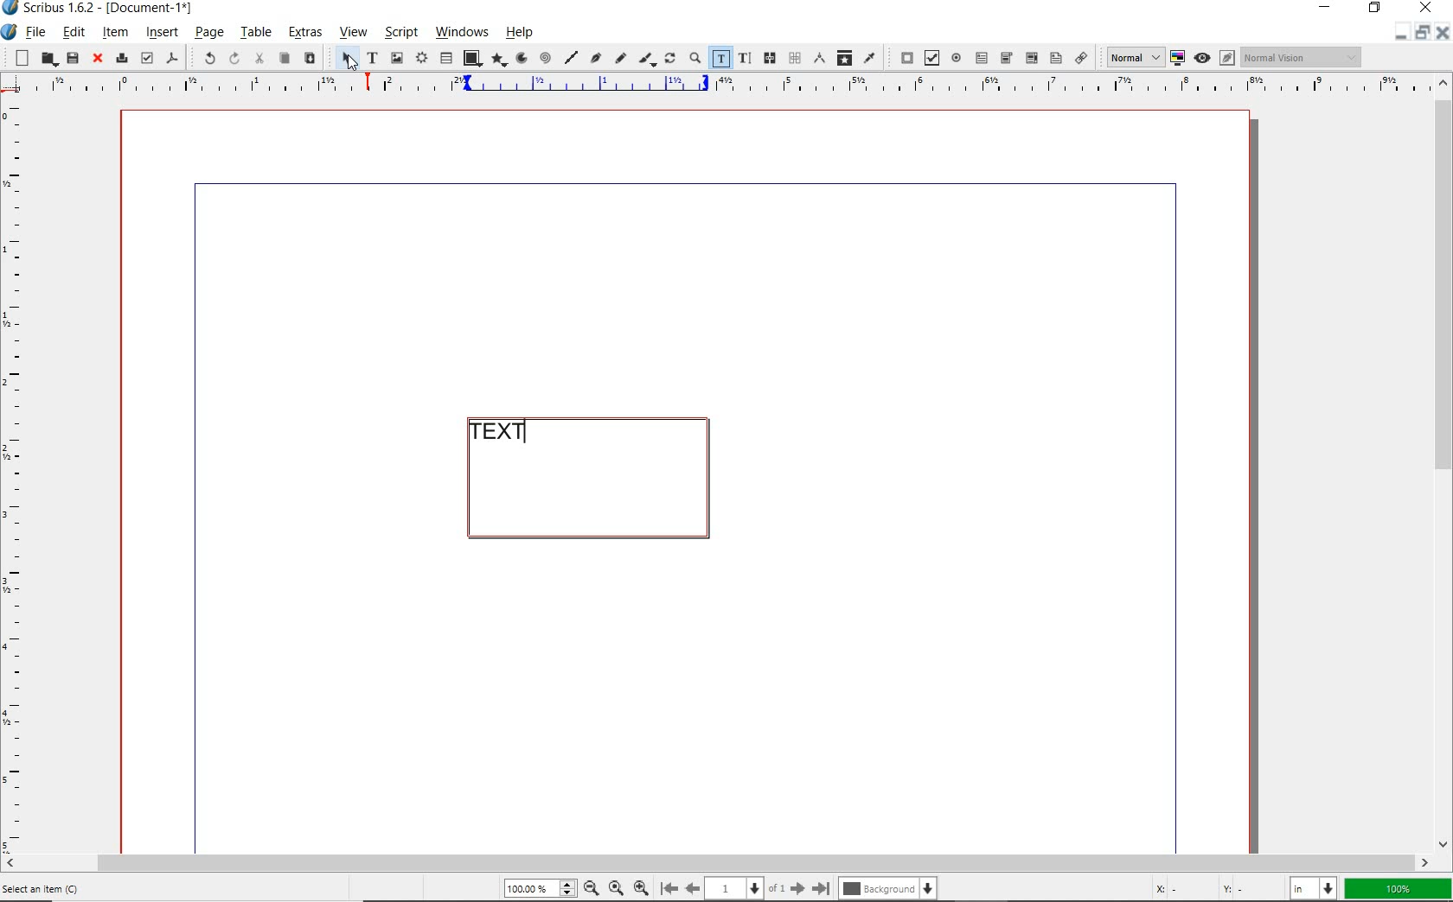  Describe the element at coordinates (172, 58) in the screenshot. I see `save as pdf` at that location.